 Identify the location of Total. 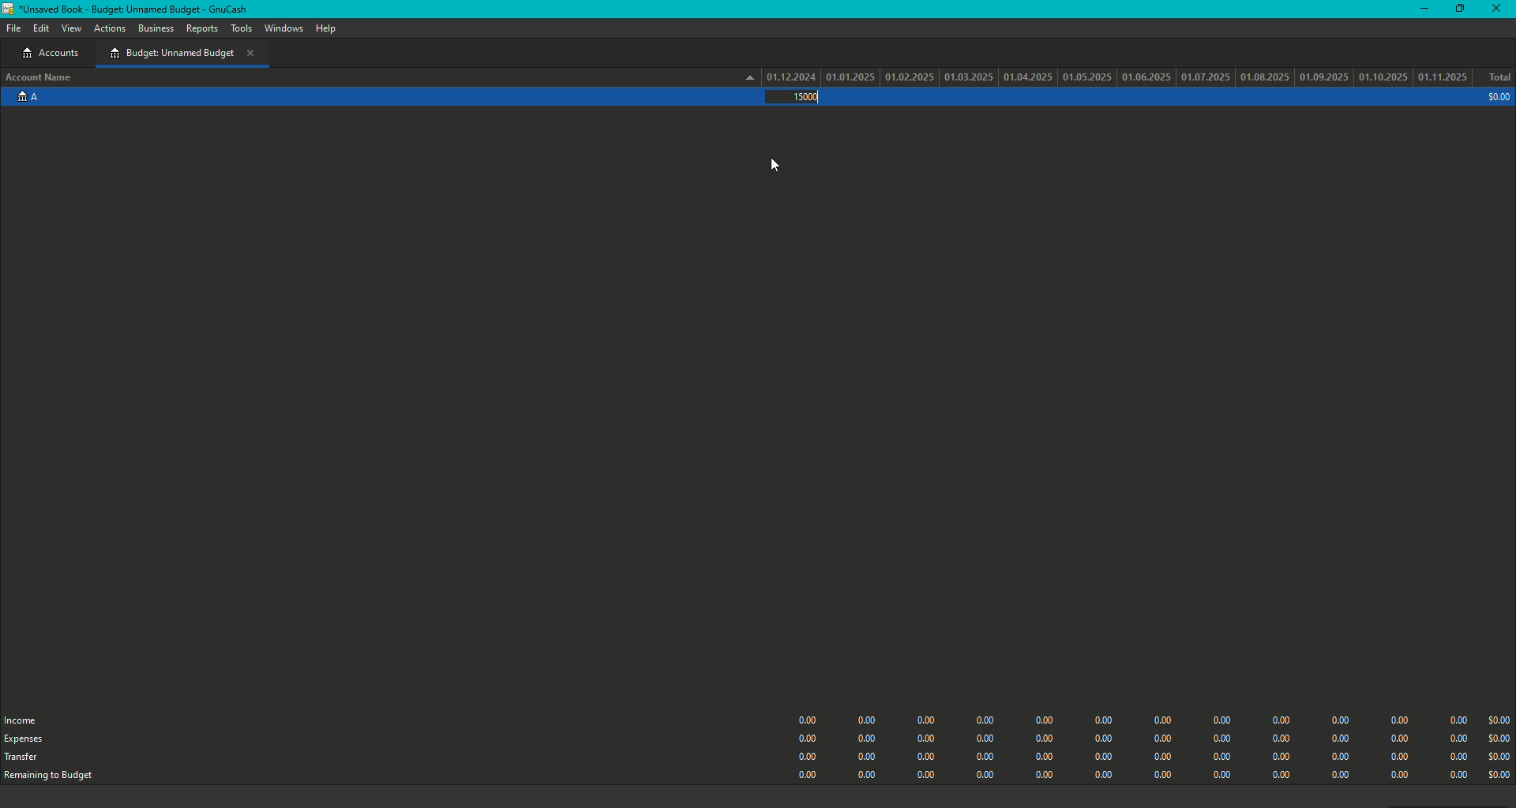
(1499, 78).